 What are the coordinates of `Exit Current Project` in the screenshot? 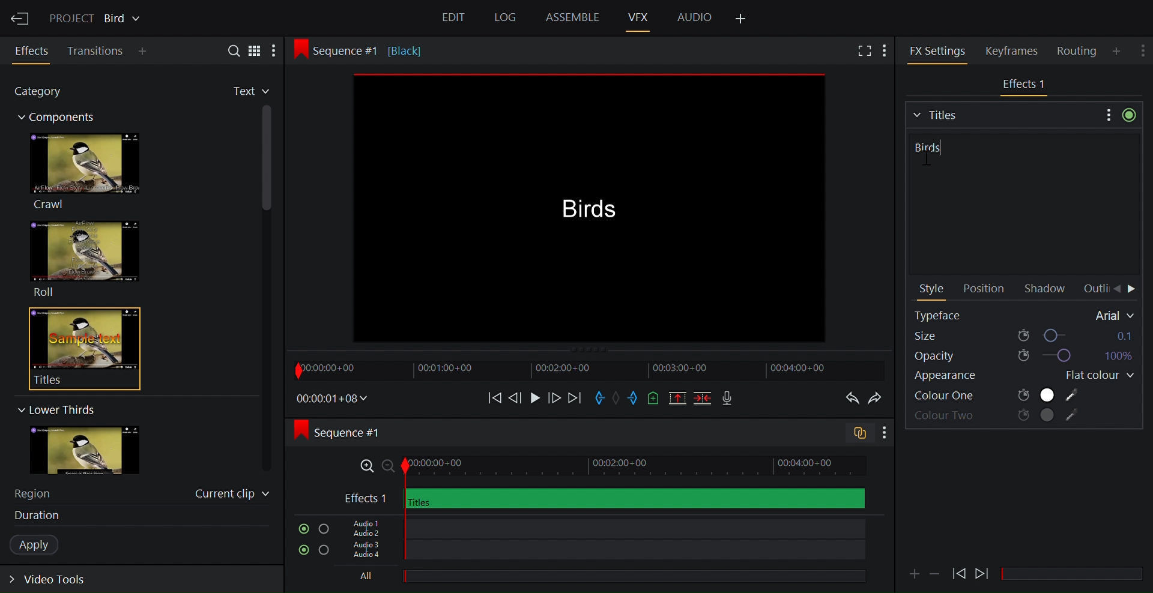 It's located at (21, 17).